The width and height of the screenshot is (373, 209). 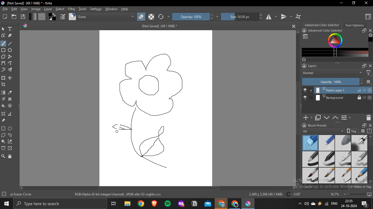 I want to click on Application, so click(x=141, y=204).